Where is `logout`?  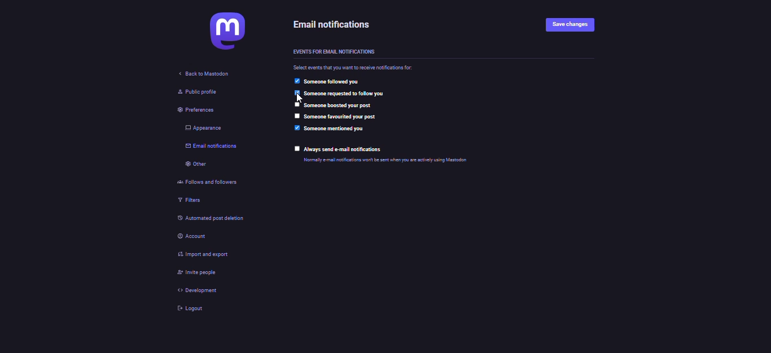 logout is located at coordinates (185, 309).